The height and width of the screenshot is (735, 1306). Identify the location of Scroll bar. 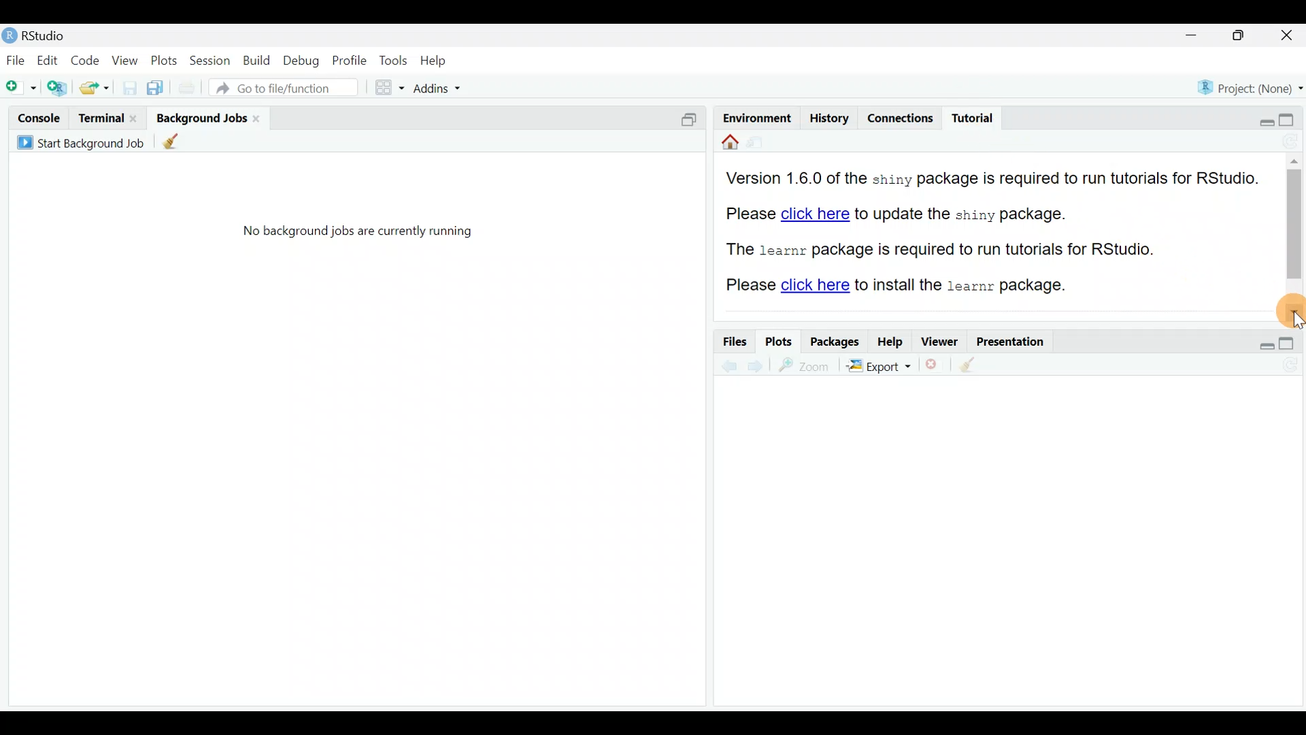
(1296, 217).